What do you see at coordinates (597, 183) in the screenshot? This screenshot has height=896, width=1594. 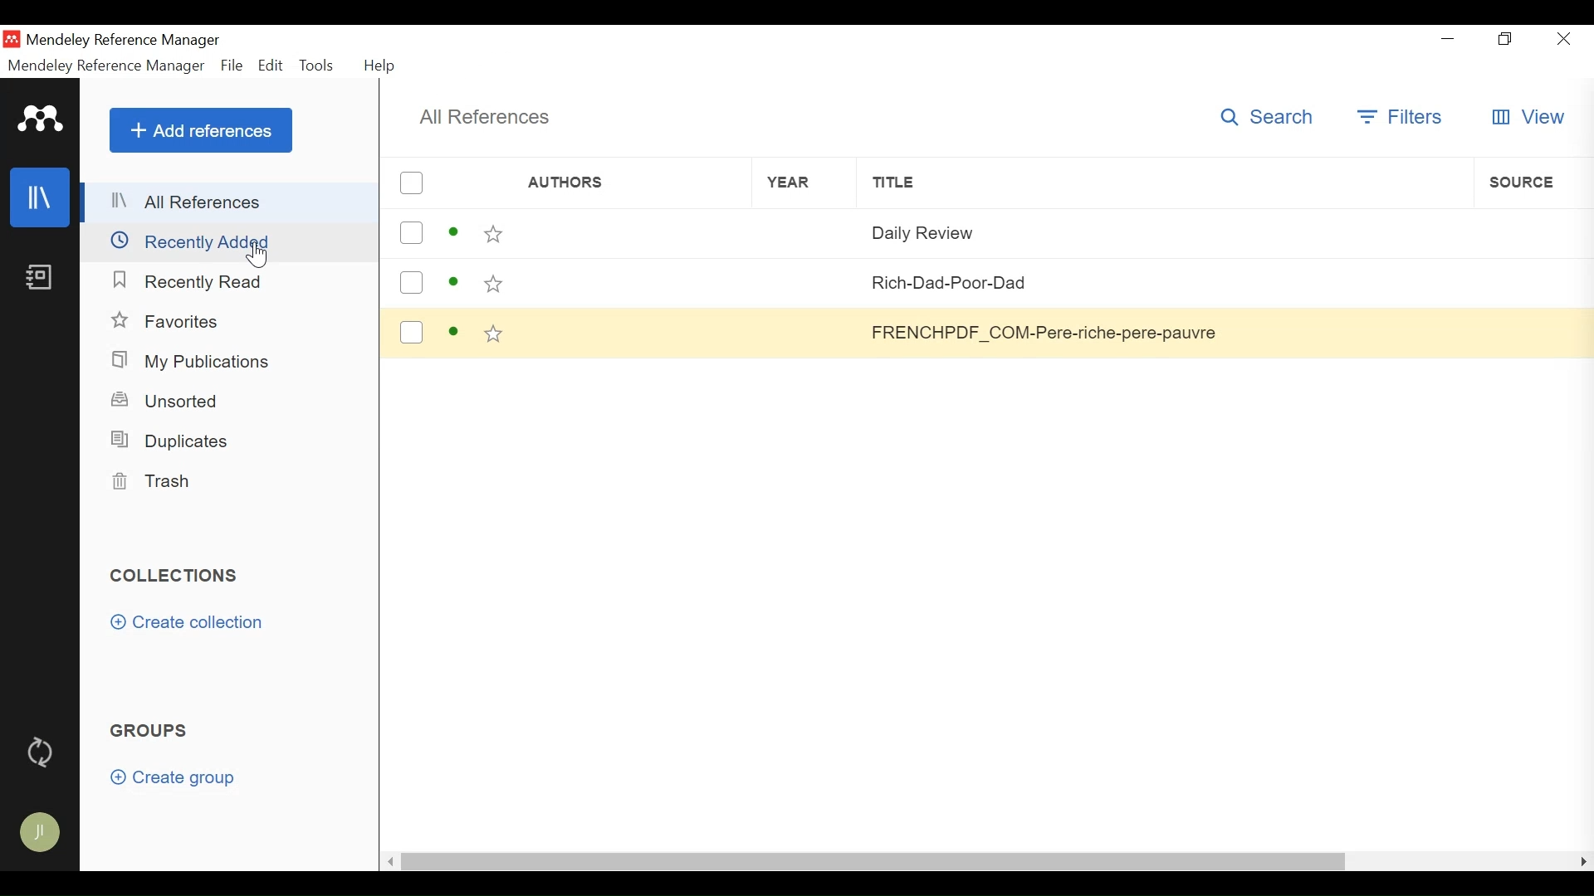 I see `Author` at bounding box center [597, 183].